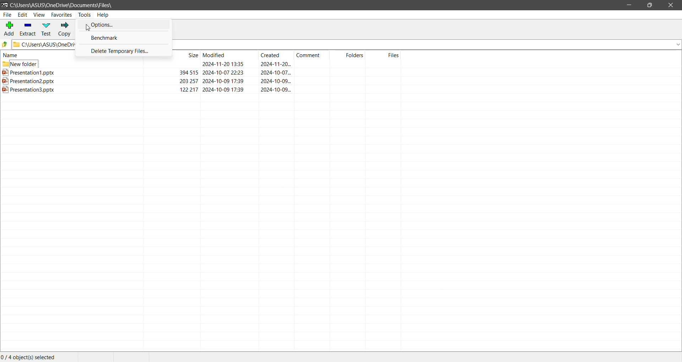 Image resolution: width=682 pixels, height=362 pixels. What do you see at coordinates (39, 55) in the screenshot?
I see `name` at bounding box center [39, 55].